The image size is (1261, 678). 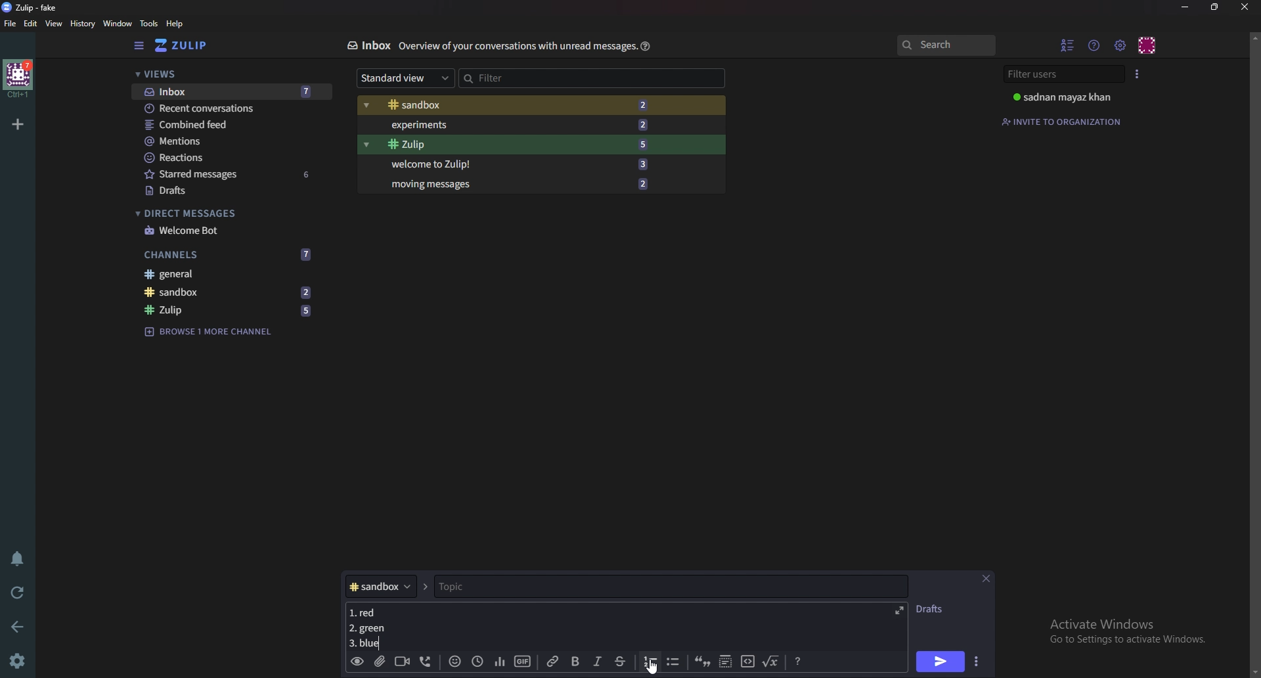 What do you see at coordinates (424, 663) in the screenshot?
I see `Voice call` at bounding box center [424, 663].